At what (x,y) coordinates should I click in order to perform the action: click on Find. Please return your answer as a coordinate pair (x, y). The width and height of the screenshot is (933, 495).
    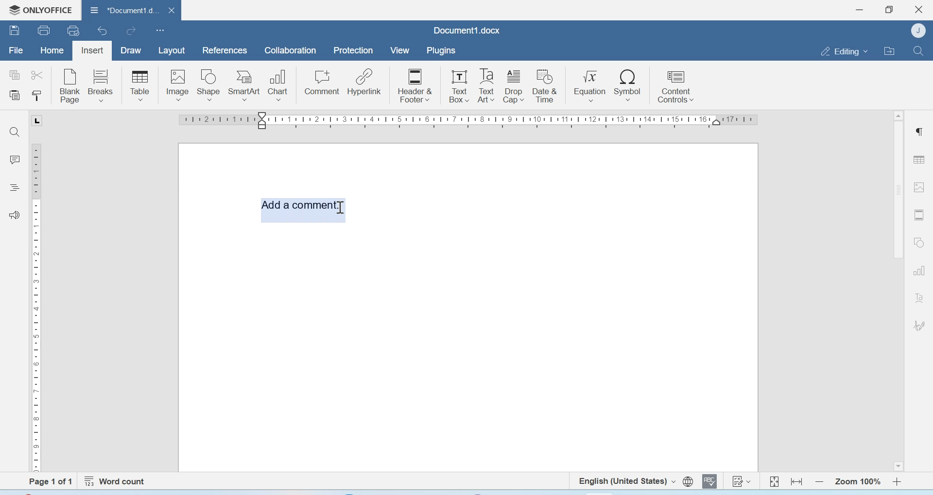
    Looking at the image, I should click on (14, 131).